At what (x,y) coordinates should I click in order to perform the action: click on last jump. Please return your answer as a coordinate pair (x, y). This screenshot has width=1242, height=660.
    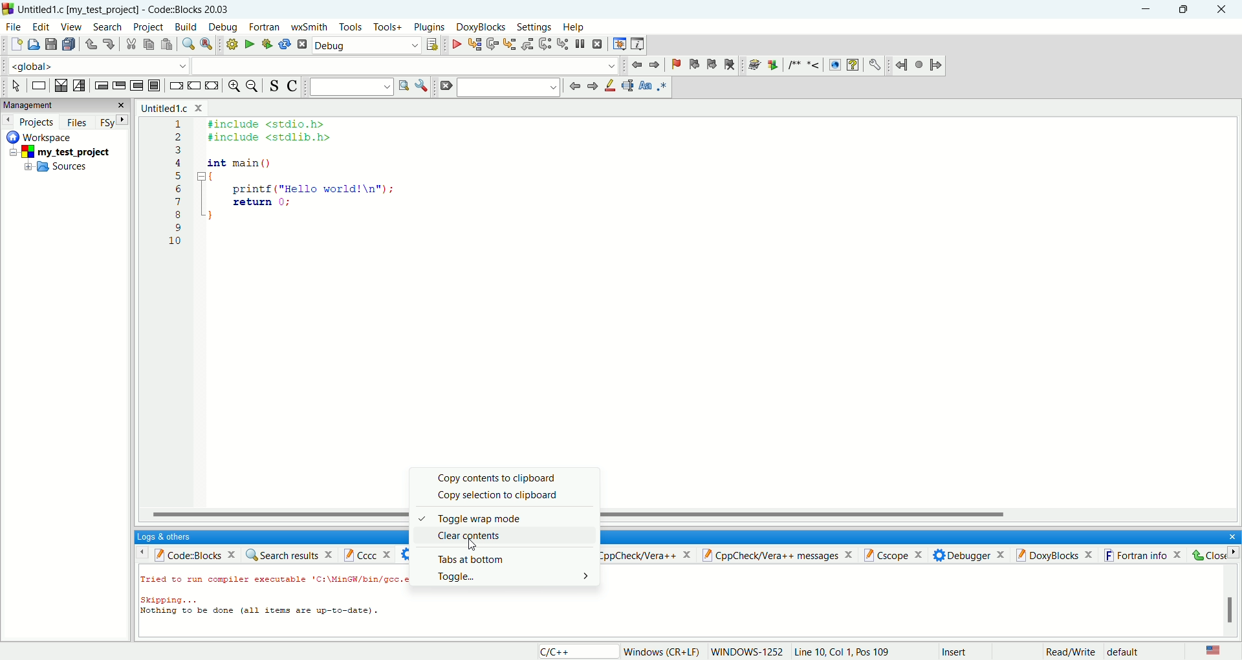
    Looking at the image, I should click on (919, 64).